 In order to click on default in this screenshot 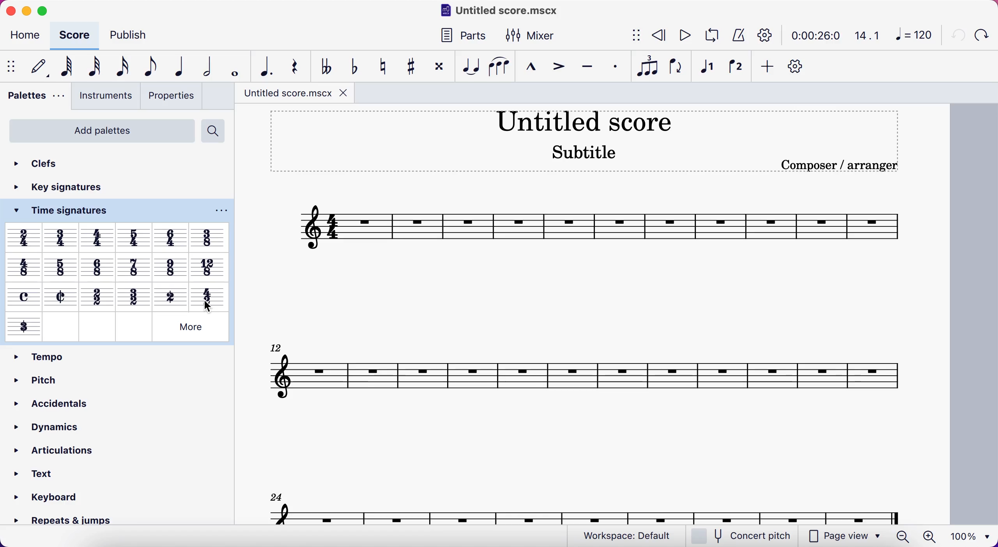, I will do `click(36, 67)`.